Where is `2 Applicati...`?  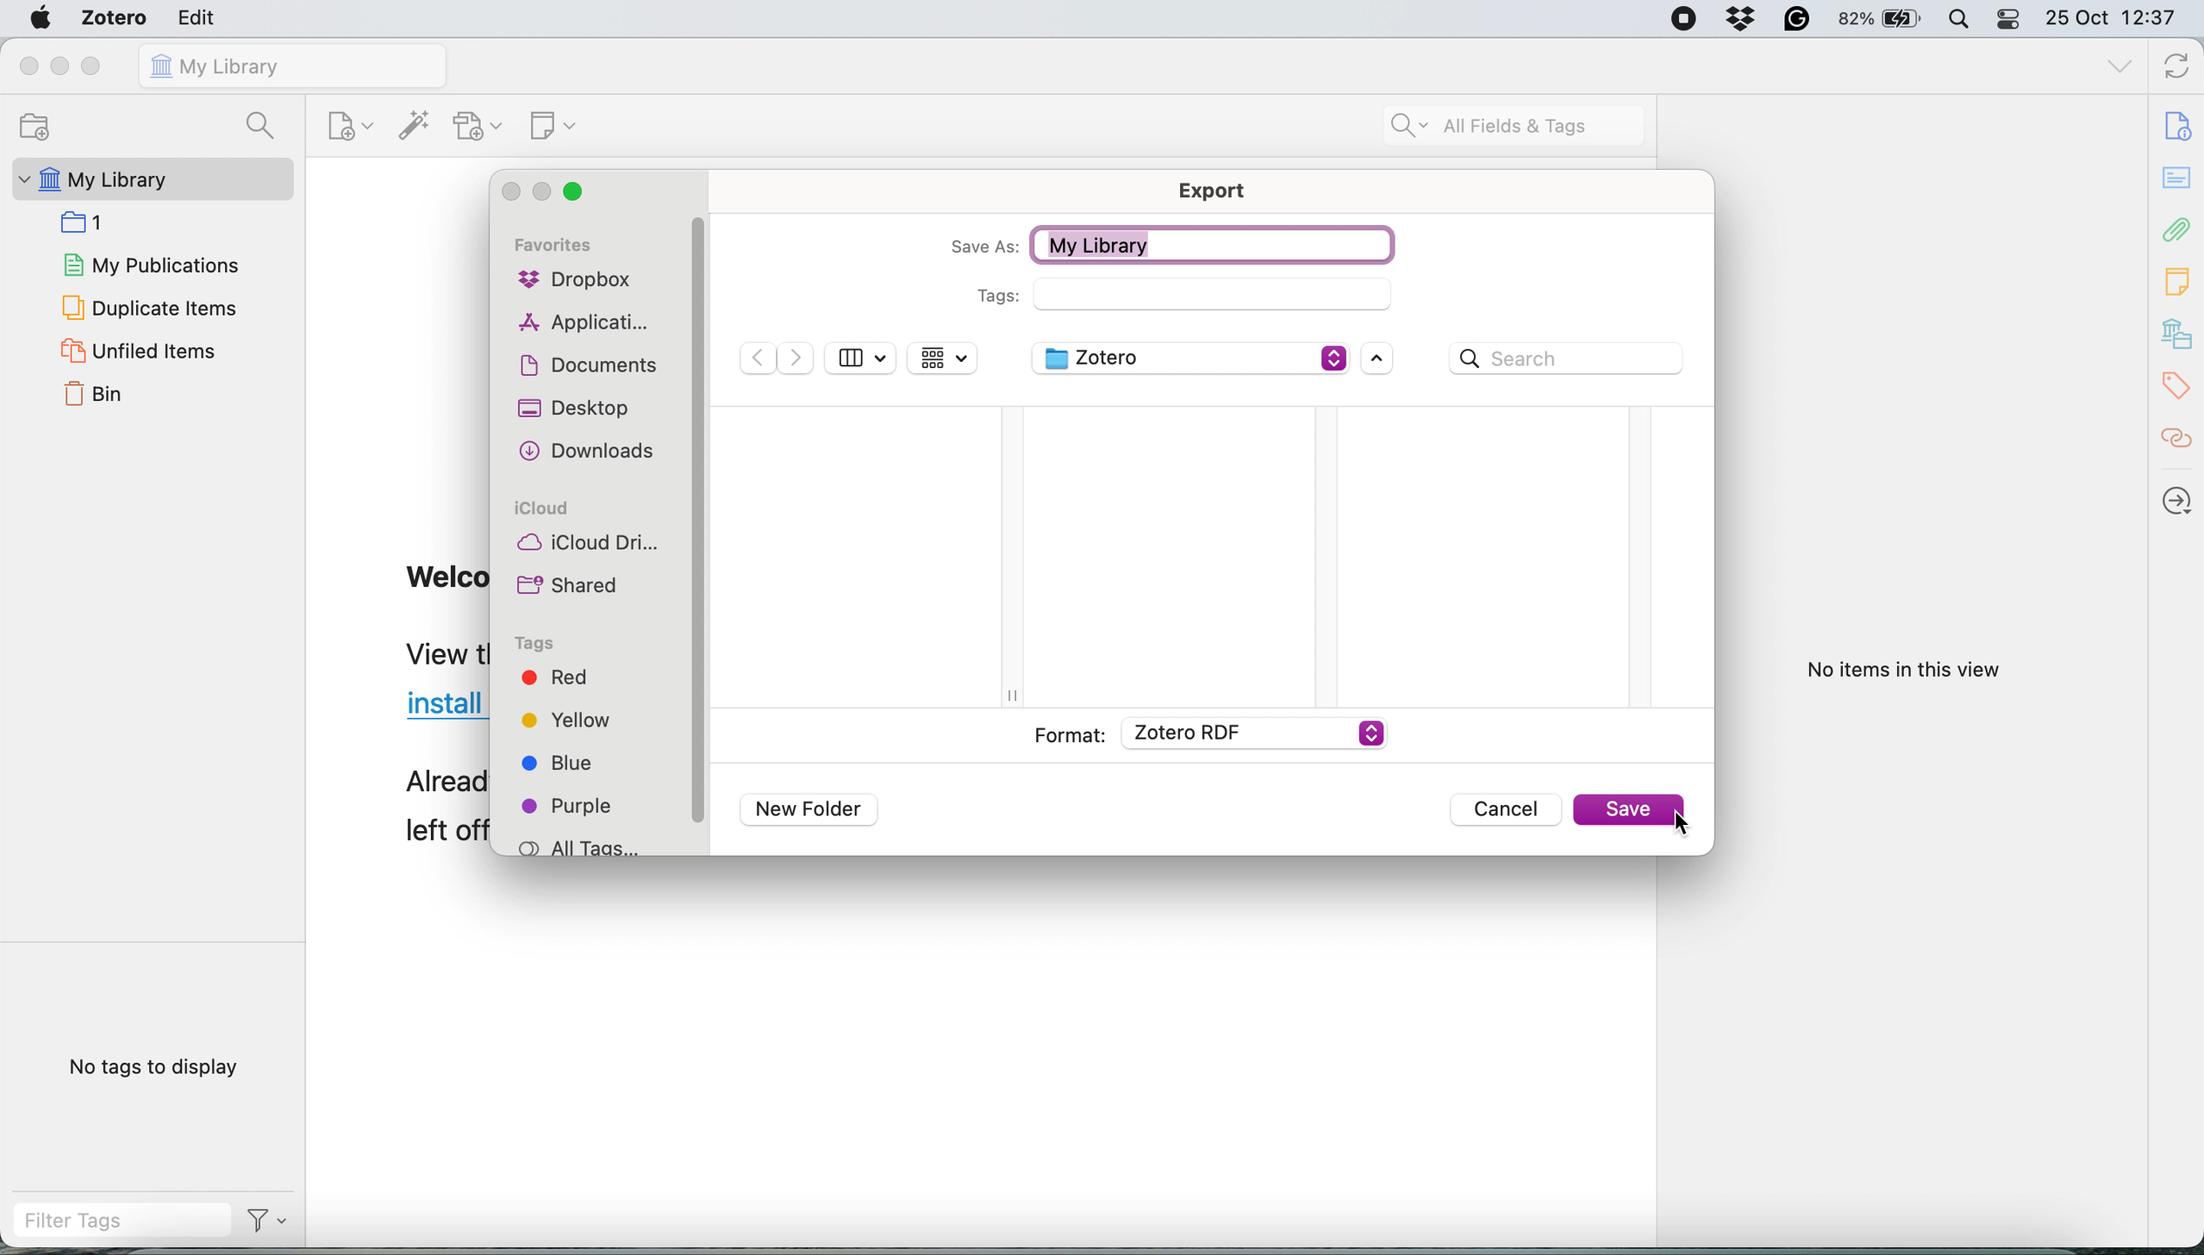 2 Applicati... is located at coordinates (585, 320).